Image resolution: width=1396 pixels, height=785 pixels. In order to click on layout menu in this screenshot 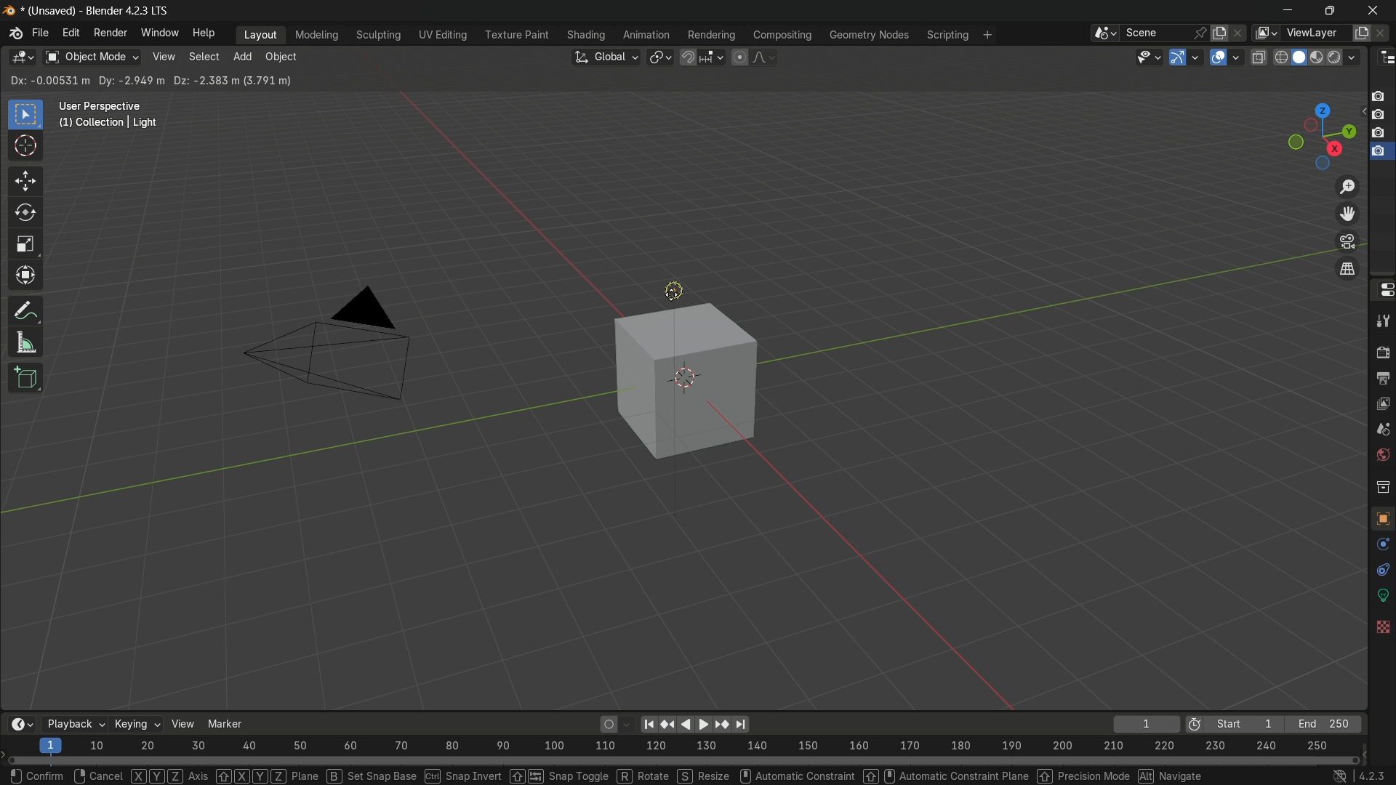, I will do `click(258, 34)`.